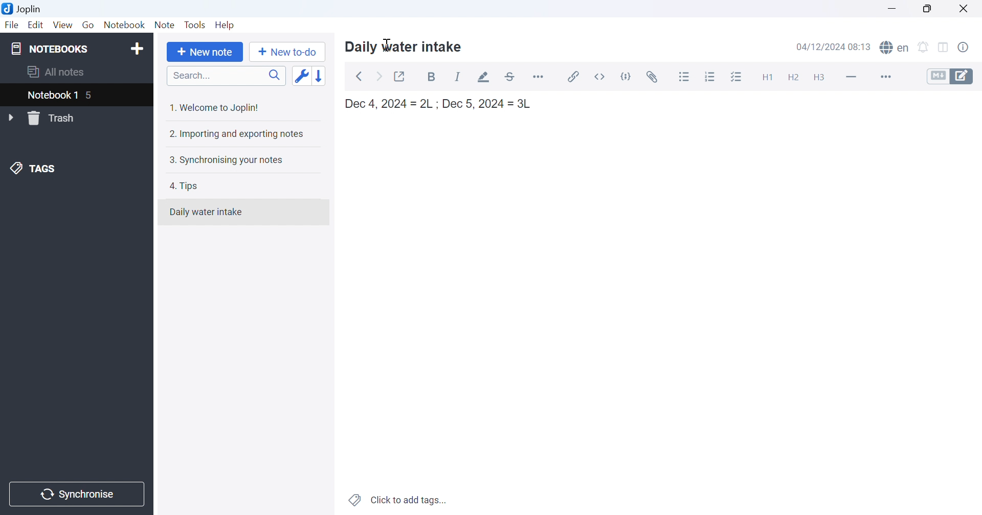  What do you see at coordinates (136, 49) in the screenshot?
I see `Add notebook` at bounding box center [136, 49].